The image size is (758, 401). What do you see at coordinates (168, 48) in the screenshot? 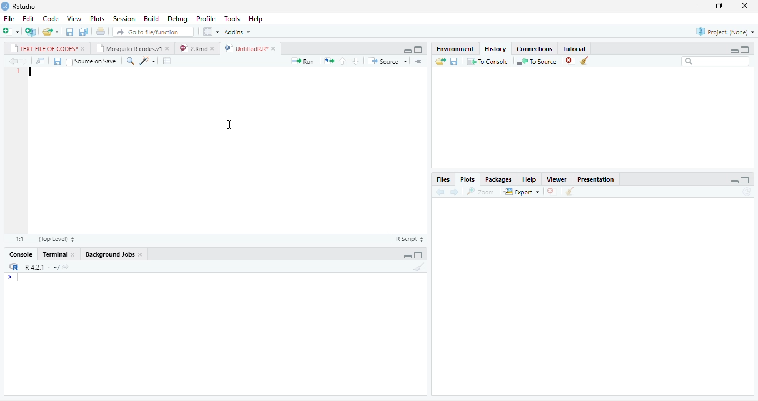
I see `close` at bounding box center [168, 48].